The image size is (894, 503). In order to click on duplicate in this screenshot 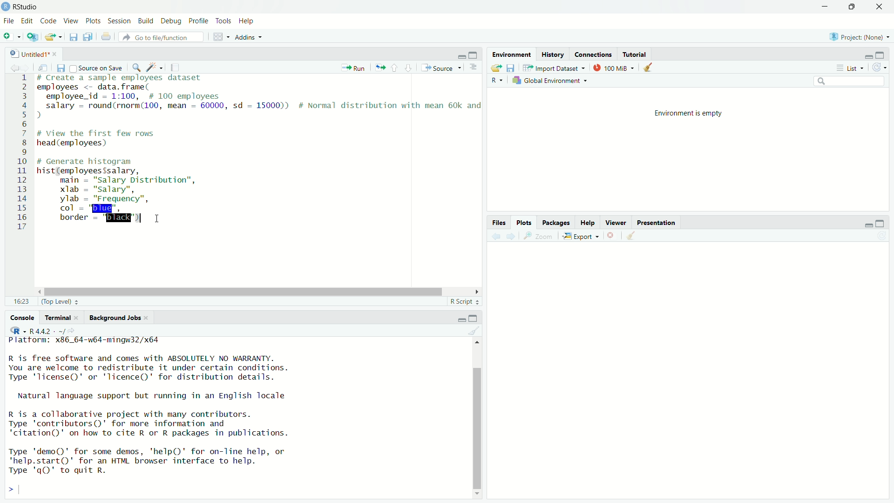, I will do `click(89, 37)`.